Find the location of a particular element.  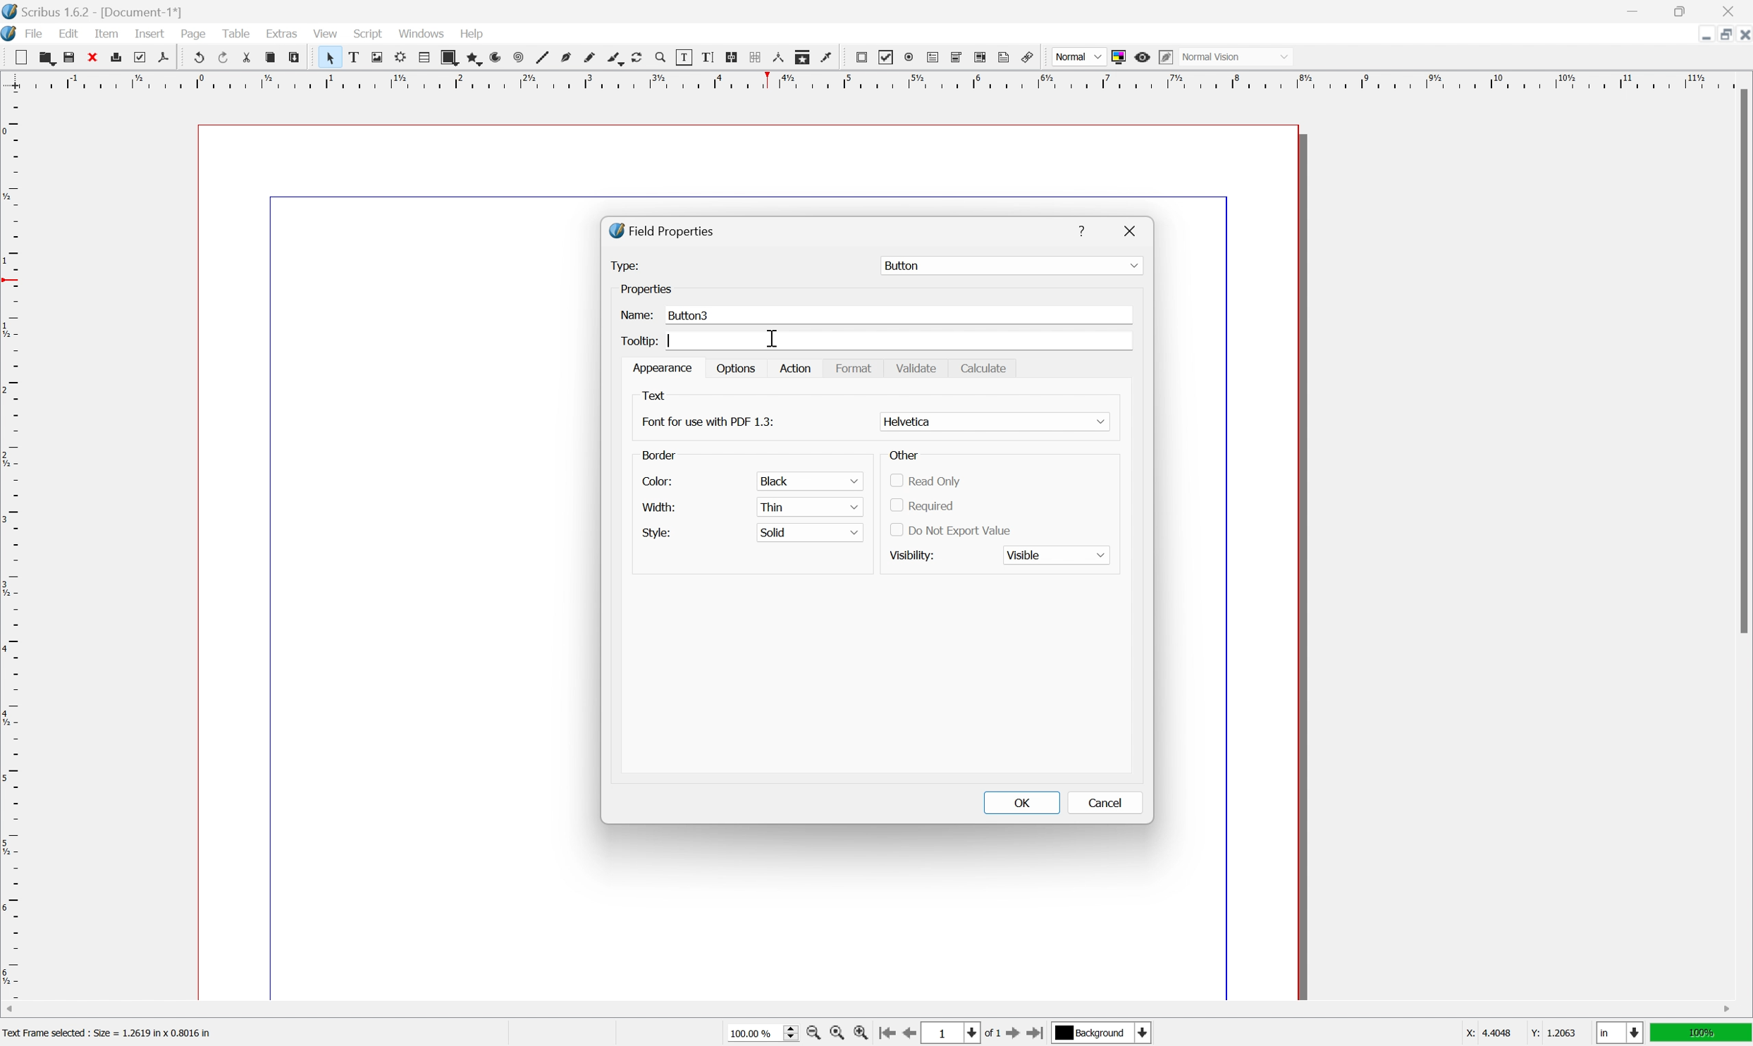

pdf list box is located at coordinates (980, 57).